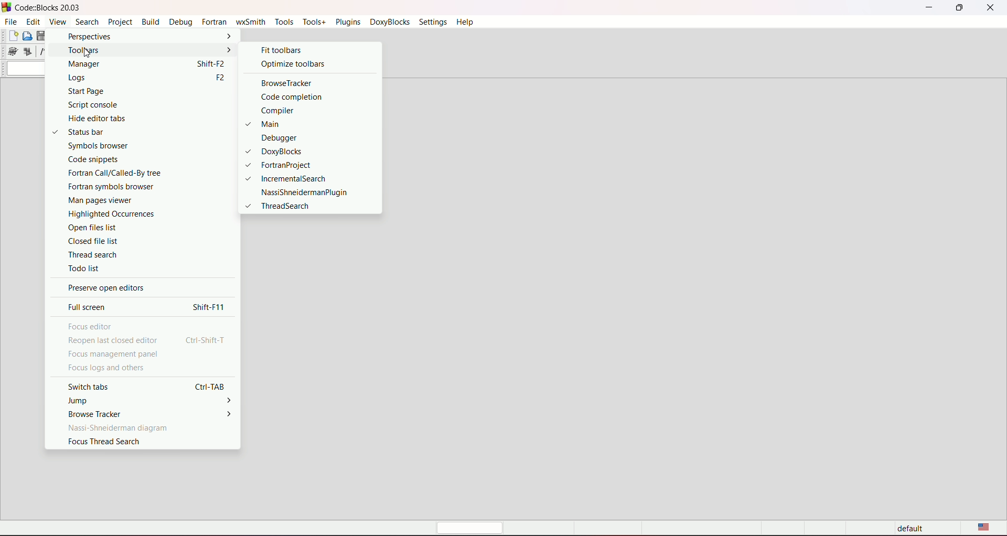  What do you see at coordinates (149, 22) in the screenshot?
I see `build` at bounding box center [149, 22].